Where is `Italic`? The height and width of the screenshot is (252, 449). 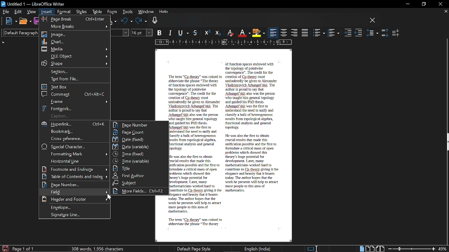
Italic is located at coordinates (171, 33).